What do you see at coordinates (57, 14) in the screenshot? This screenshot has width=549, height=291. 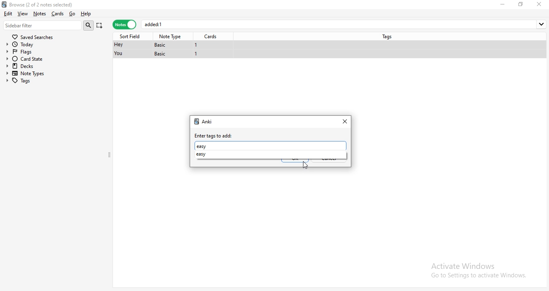 I see `cards` at bounding box center [57, 14].